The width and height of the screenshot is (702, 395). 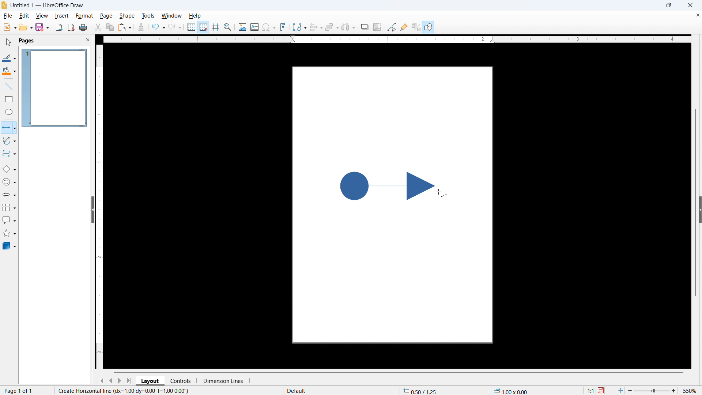 I want to click on save , so click(x=42, y=27).